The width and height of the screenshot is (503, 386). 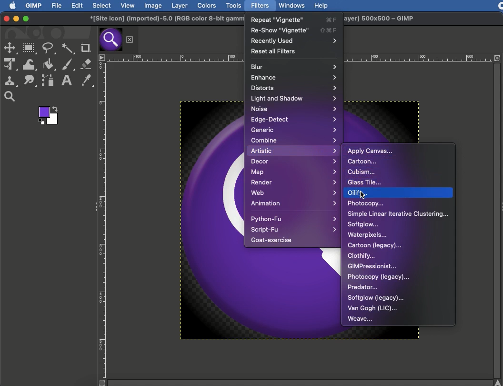 What do you see at coordinates (9, 97) in the screenshot?
I see `Magnify` at bounding box center [9, 97].